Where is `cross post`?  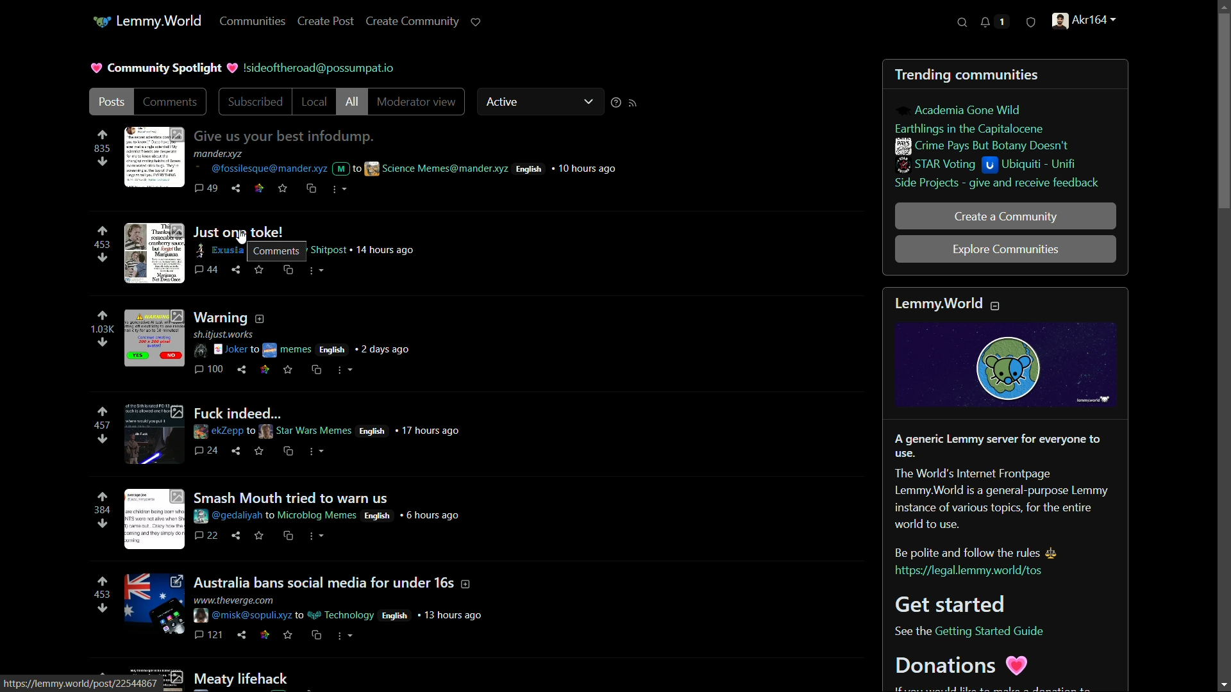 cross post is located at coordinates (287, 452).